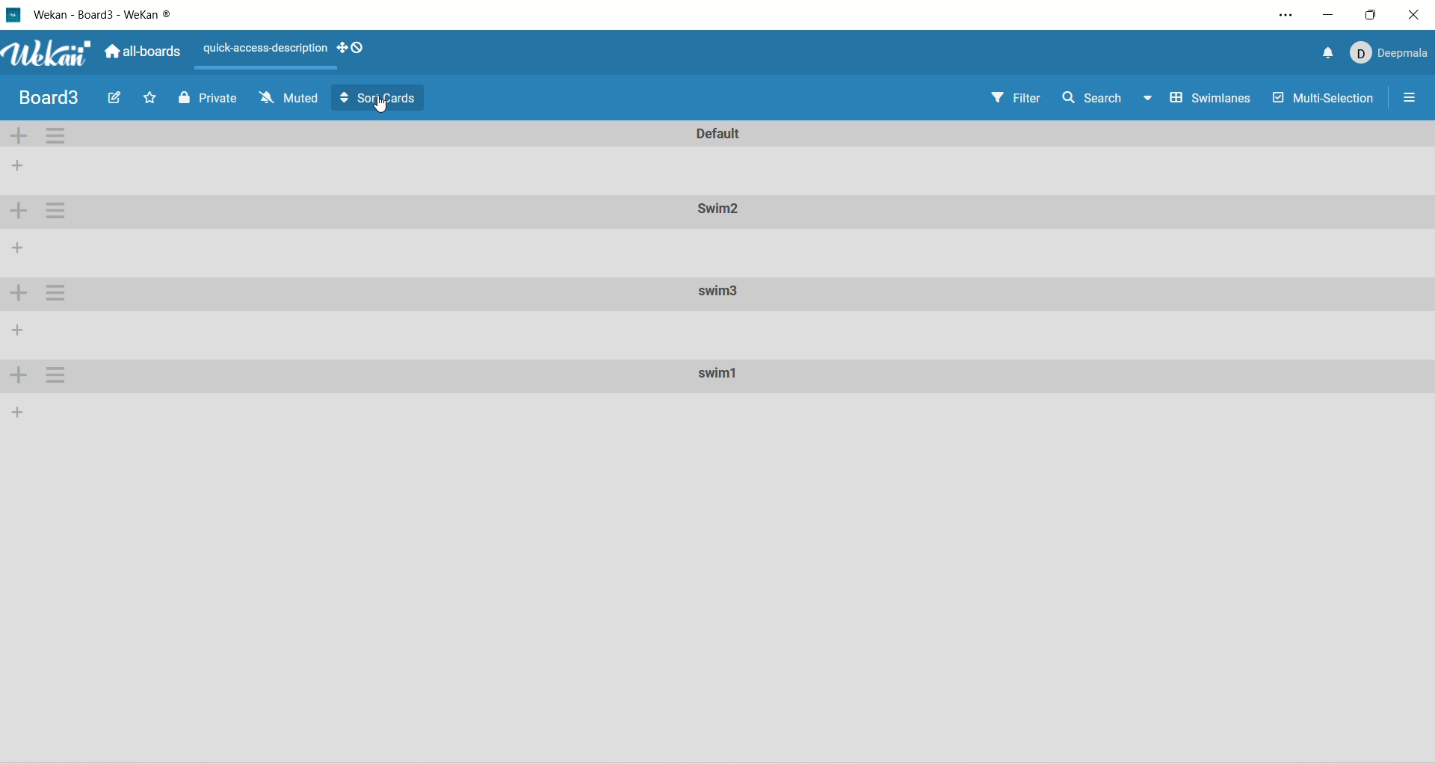  Describe the element at coordinates (55, 375) in the screenshot. I see `swimlane actions` at that location.